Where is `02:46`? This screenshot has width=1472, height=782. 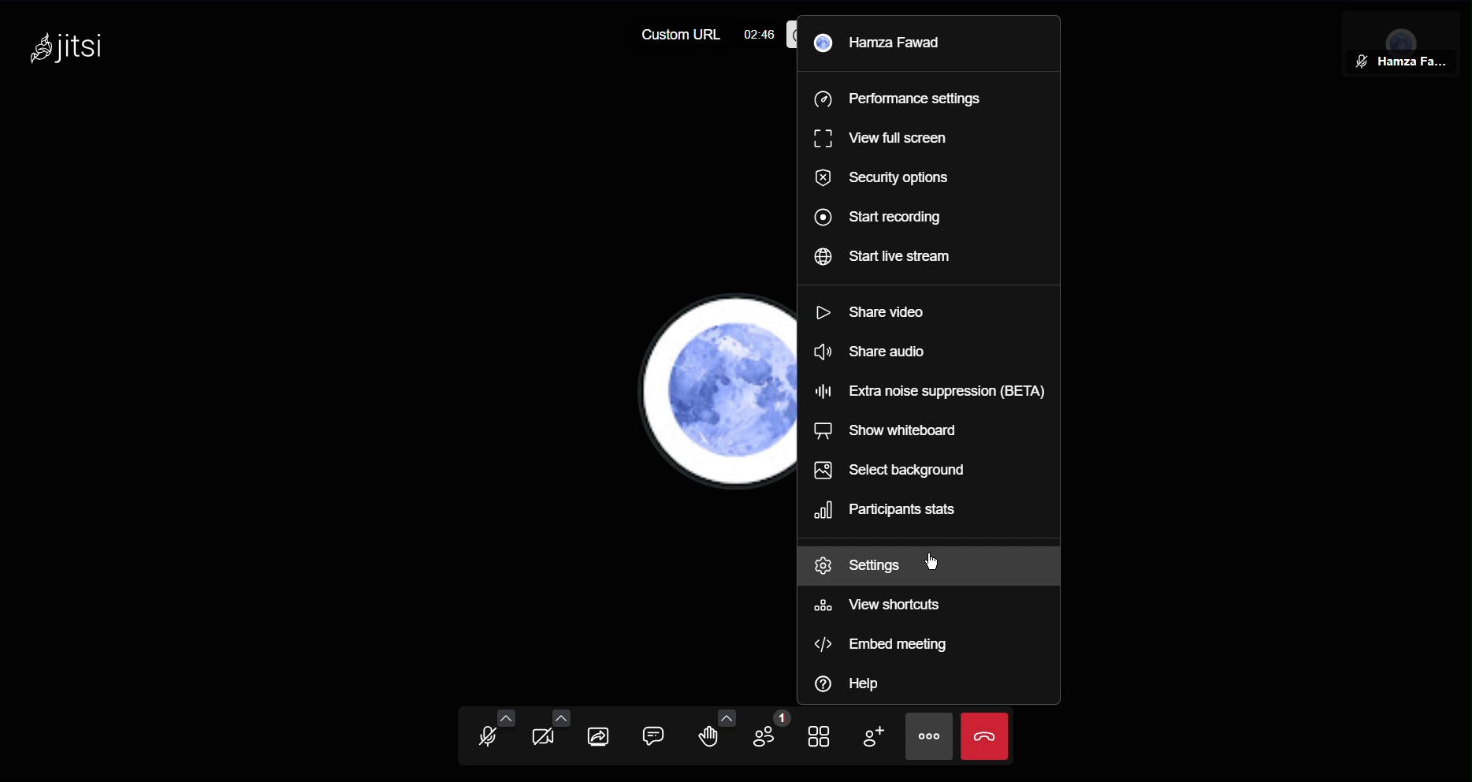 02:46 is located at coordinates (759, 31).